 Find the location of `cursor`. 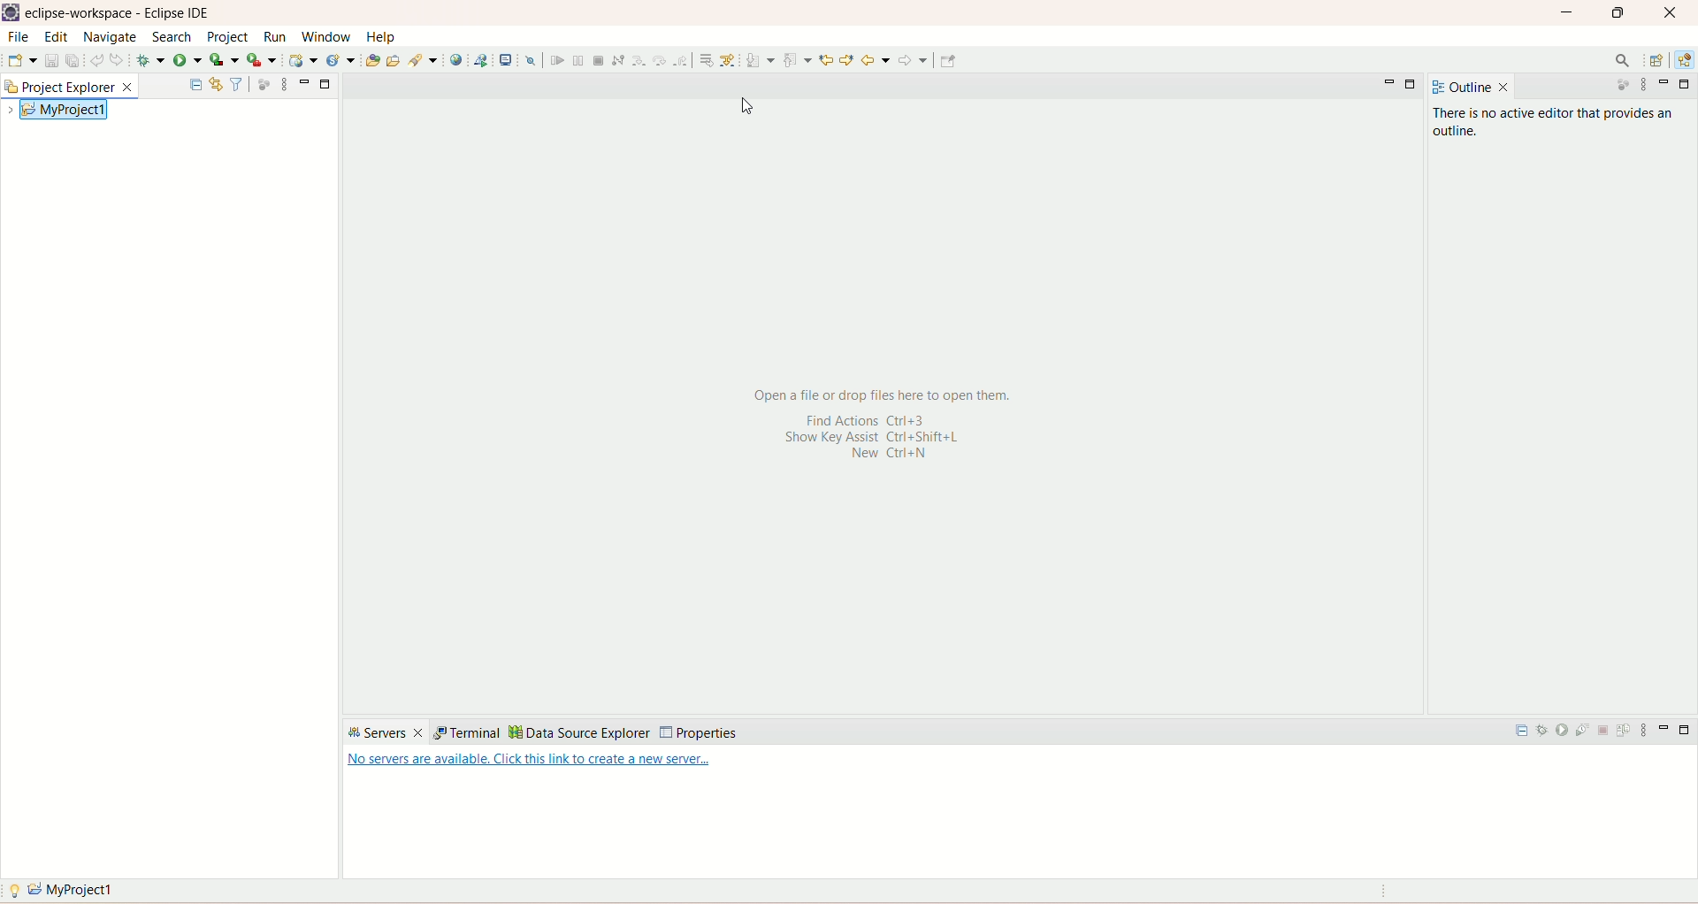

cursor is located at coordinates (758, 112).